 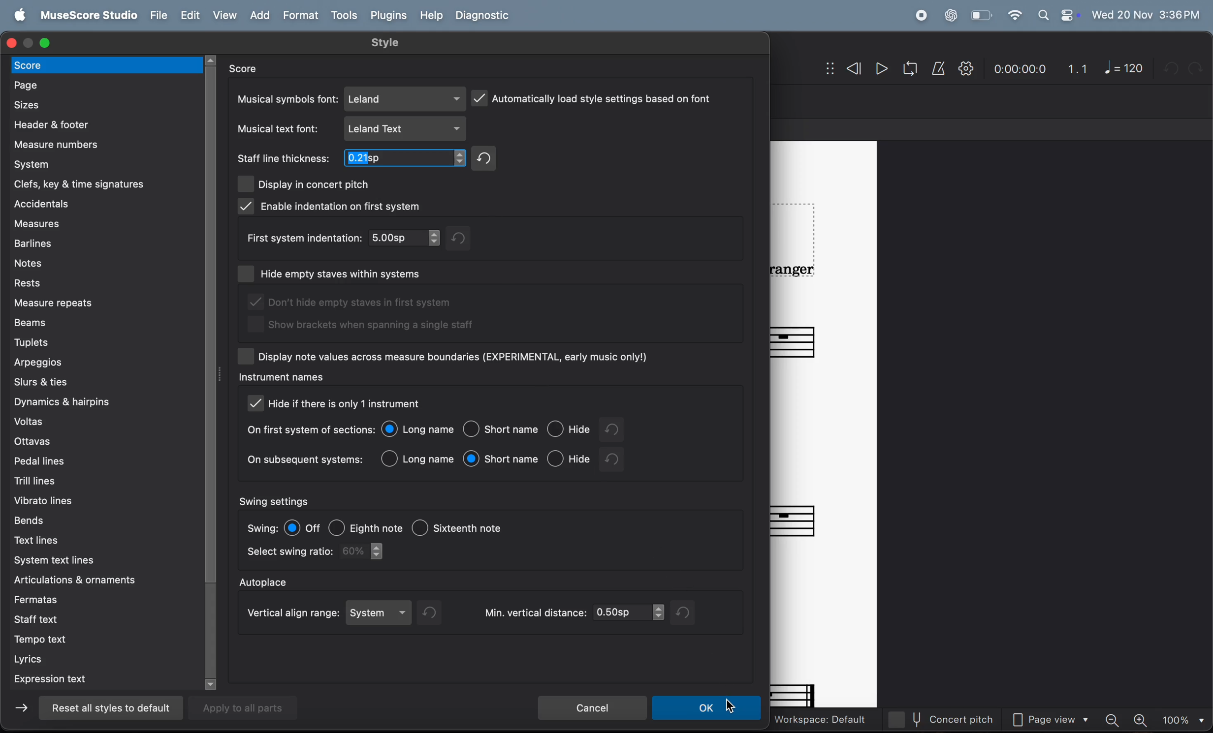 I want to click on cursor, so click(x=731, y=706).